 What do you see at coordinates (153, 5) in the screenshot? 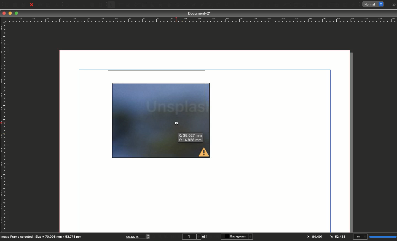
I see `Shape` at bounding box center [153, 5].